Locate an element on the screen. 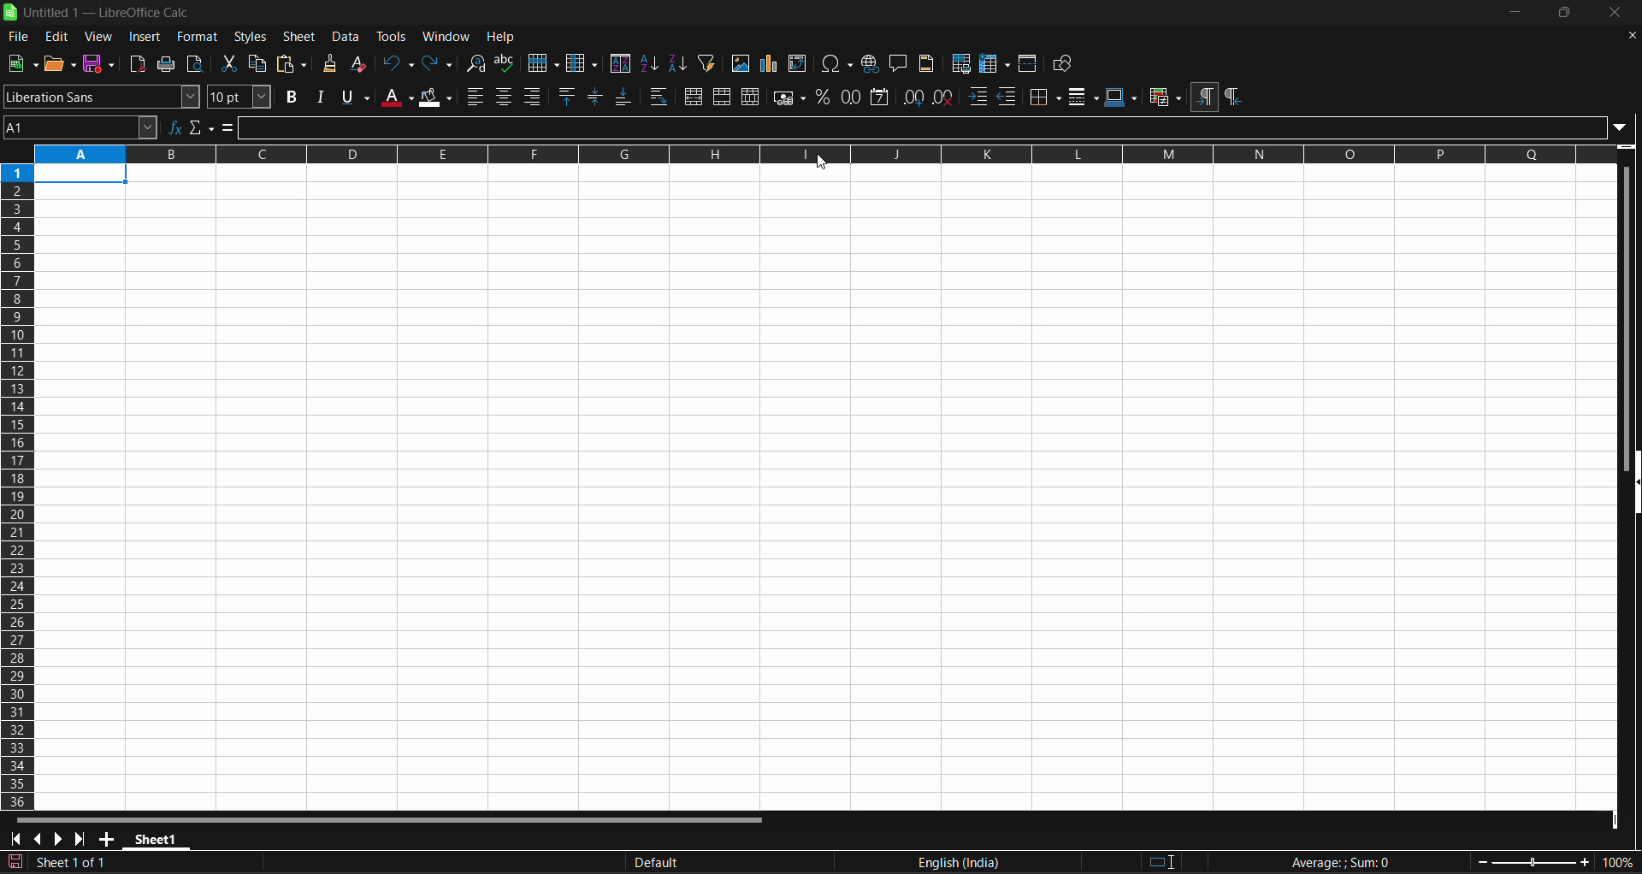  merge and center or unmerge cells depending on the toggle state is located at coordinates (696, 97).